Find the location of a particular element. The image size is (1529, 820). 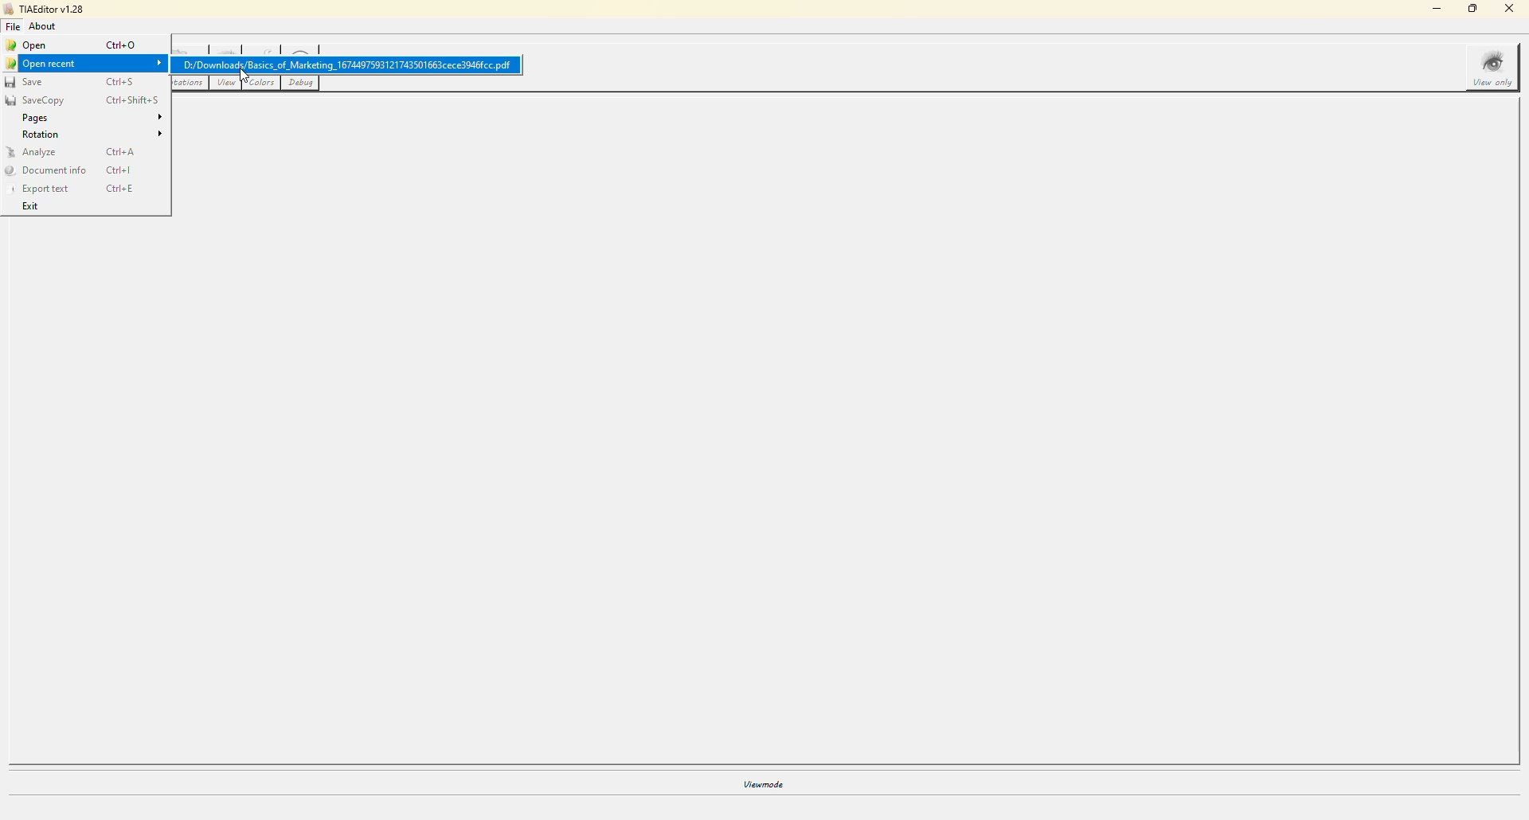

expand is located at coordinates (161, 133).